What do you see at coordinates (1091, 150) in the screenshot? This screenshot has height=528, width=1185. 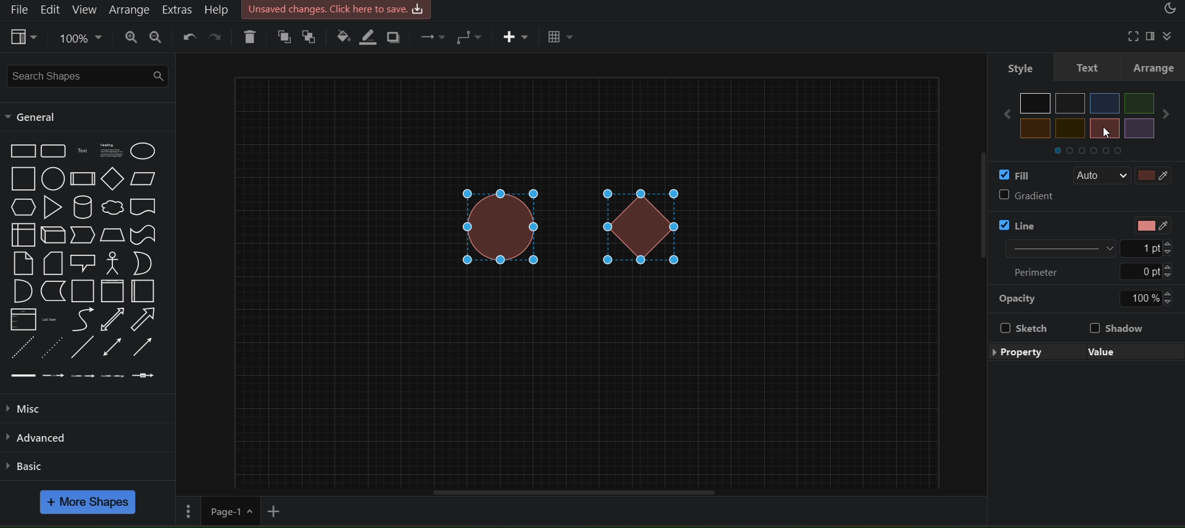 I see `` at bounding box center [1091, 150].